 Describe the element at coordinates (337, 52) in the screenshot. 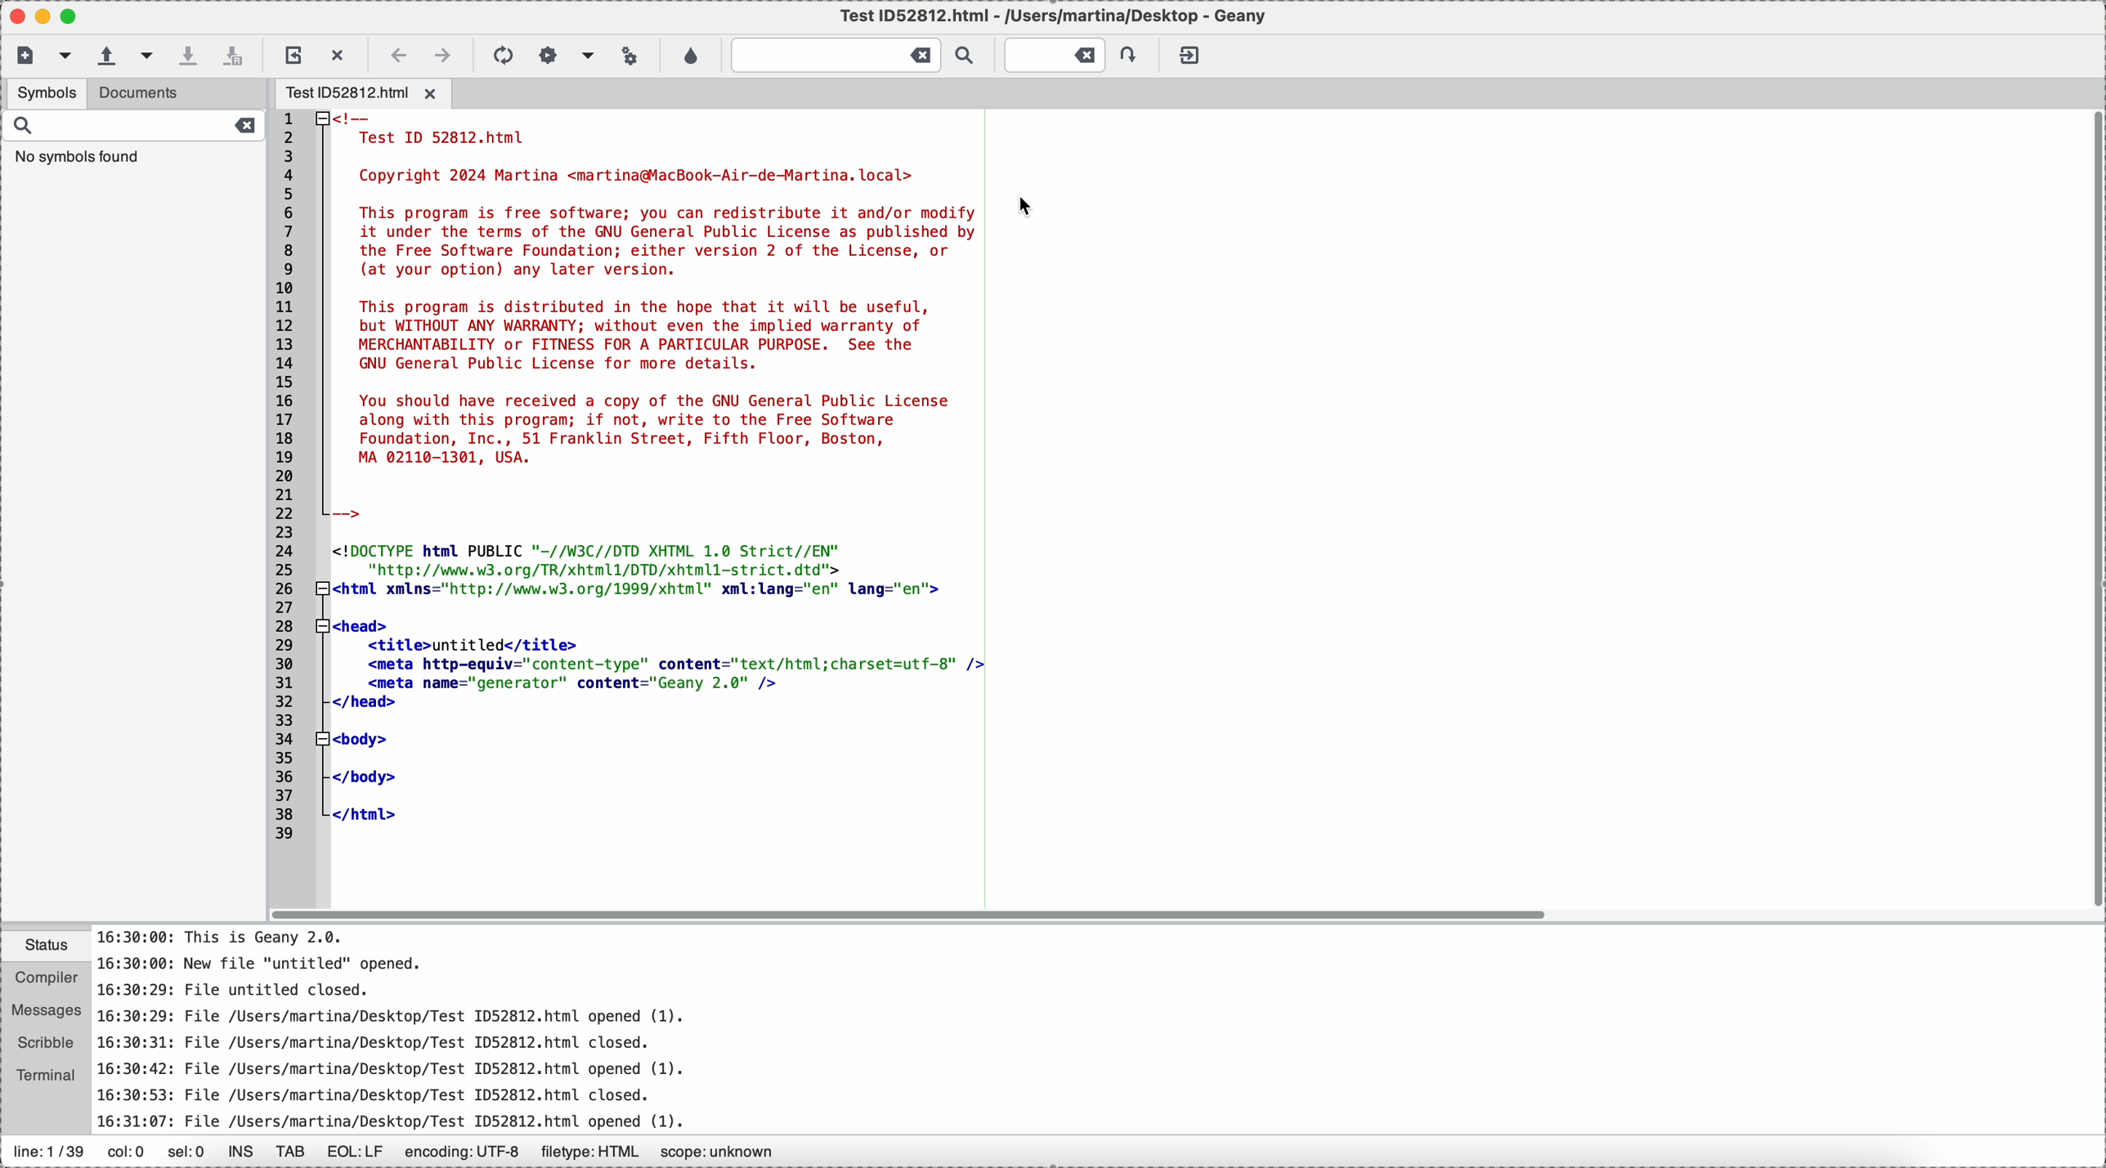

I see `close the current file` at that location.